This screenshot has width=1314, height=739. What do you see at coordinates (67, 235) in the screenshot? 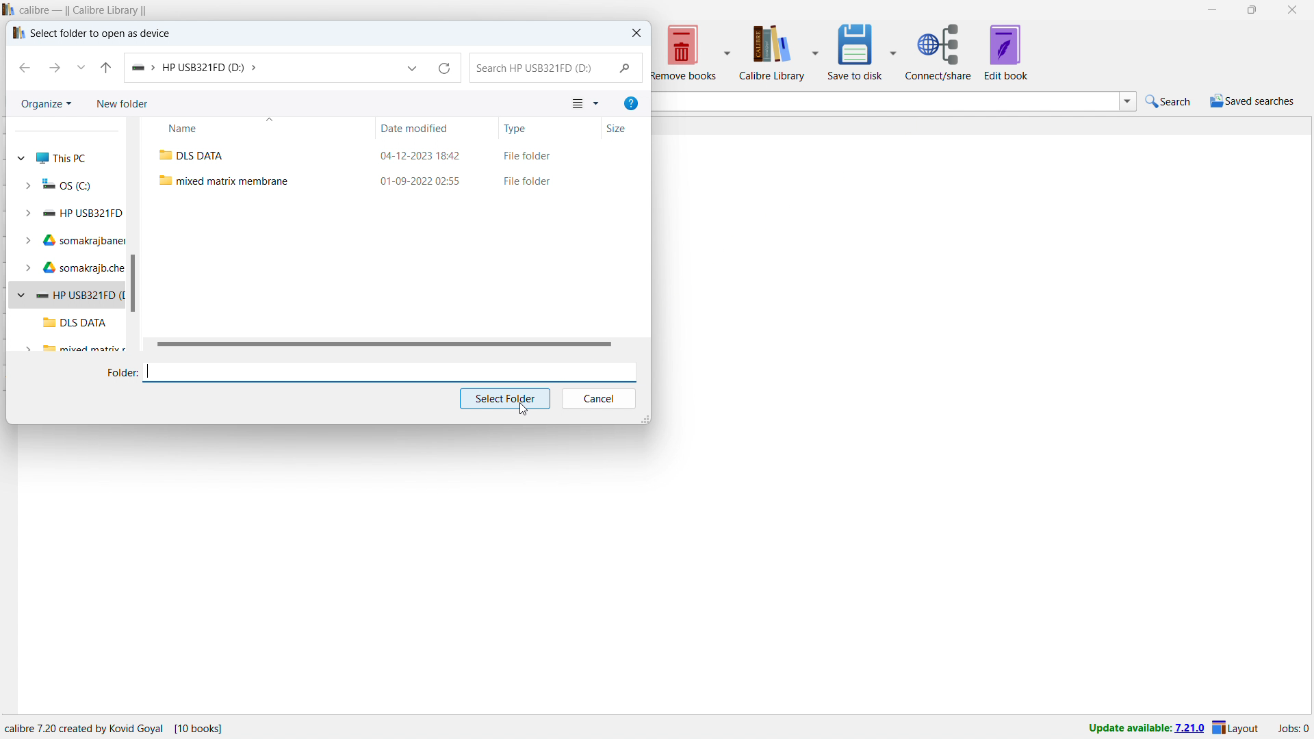
I see `quick access folders` at bounding box center [67, 235].